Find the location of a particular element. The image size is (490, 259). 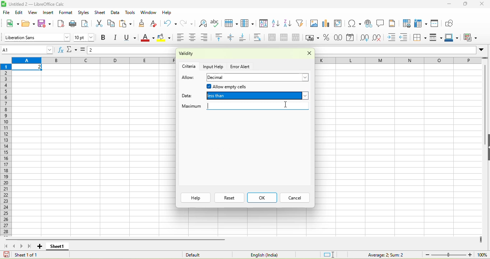

align top is located at coordinates (220, 38).